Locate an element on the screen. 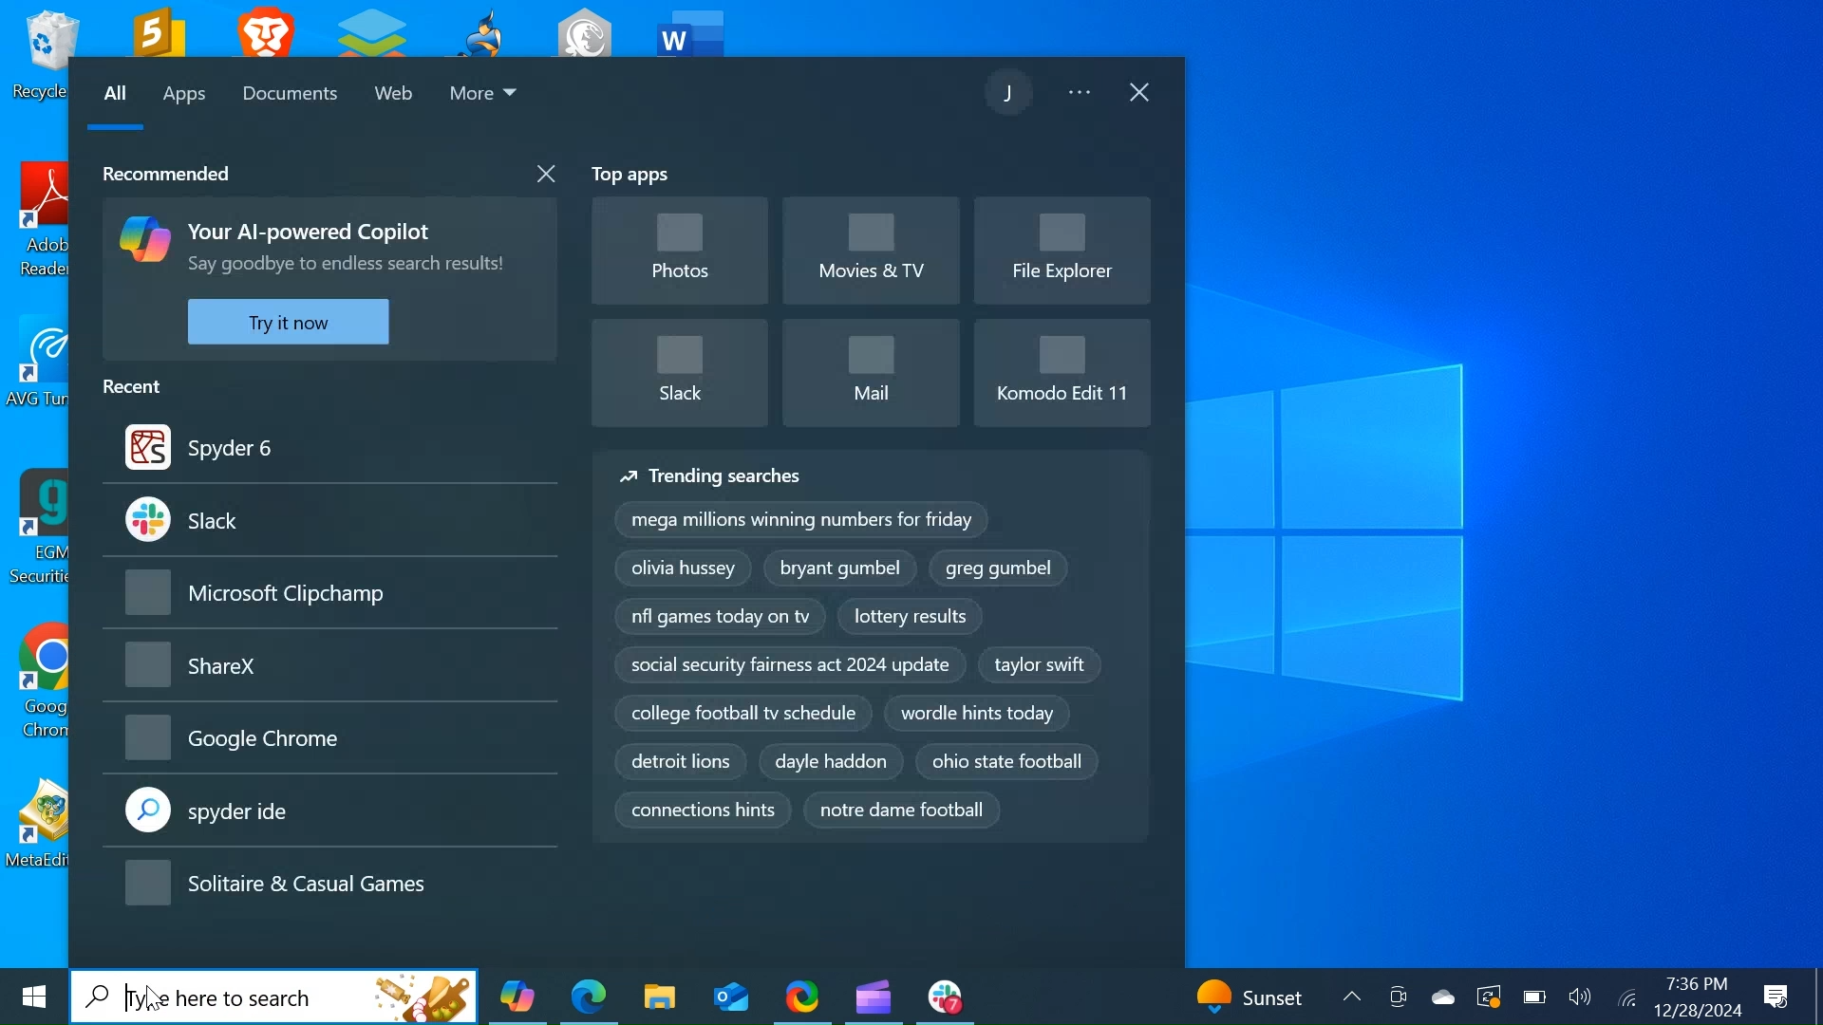 The height and width of the screenshot is (1025, 1823). Try now is located at coordinates (288, 322).